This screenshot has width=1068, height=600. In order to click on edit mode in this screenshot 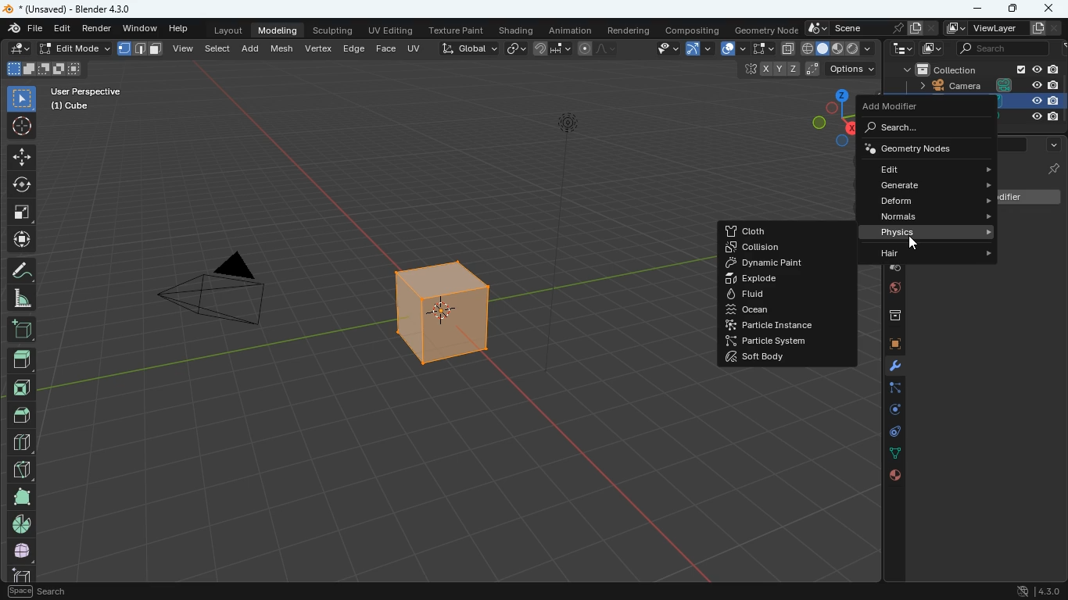, I will do `click(73, 49)`.